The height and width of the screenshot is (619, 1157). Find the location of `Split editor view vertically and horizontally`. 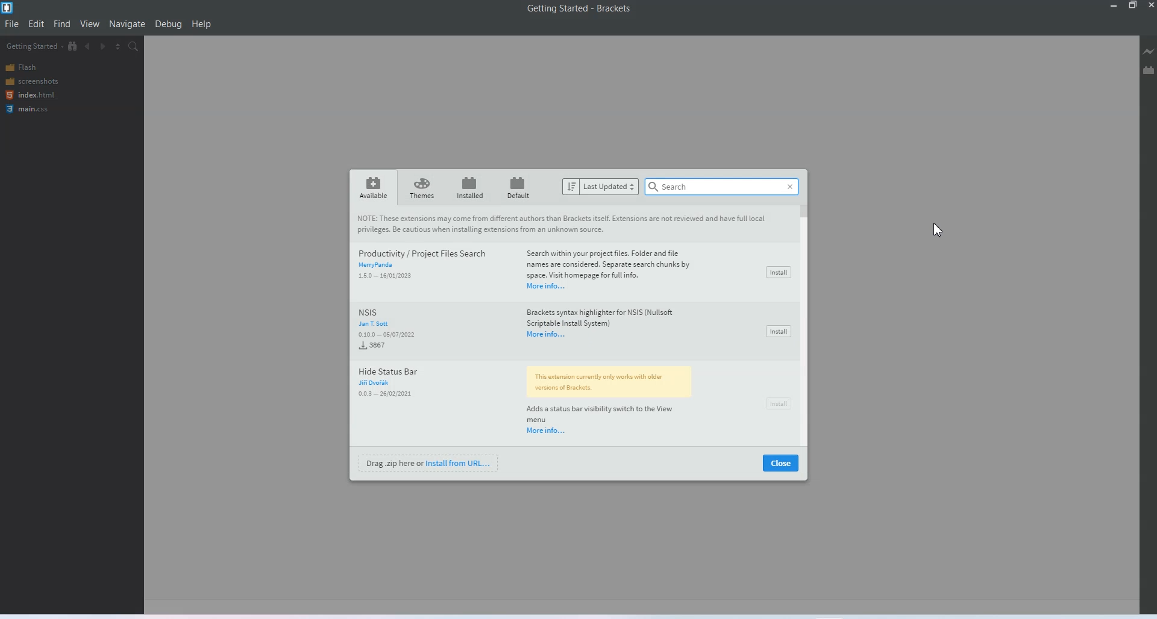

Split editor view vertically and horizontally is located at coordinates (118, 46).